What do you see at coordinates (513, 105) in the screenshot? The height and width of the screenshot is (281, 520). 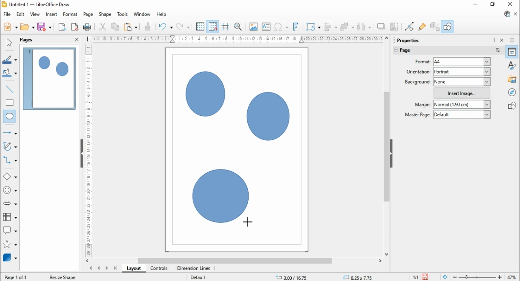 I see `shapes` at bounding box center [513, 105].